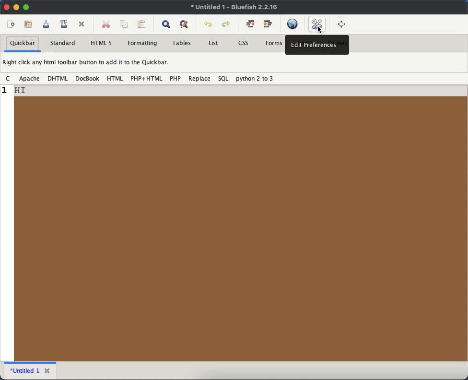  Describe the element at coordinates (316, 45) in the screenshot. I see `edit preferences` at that location.